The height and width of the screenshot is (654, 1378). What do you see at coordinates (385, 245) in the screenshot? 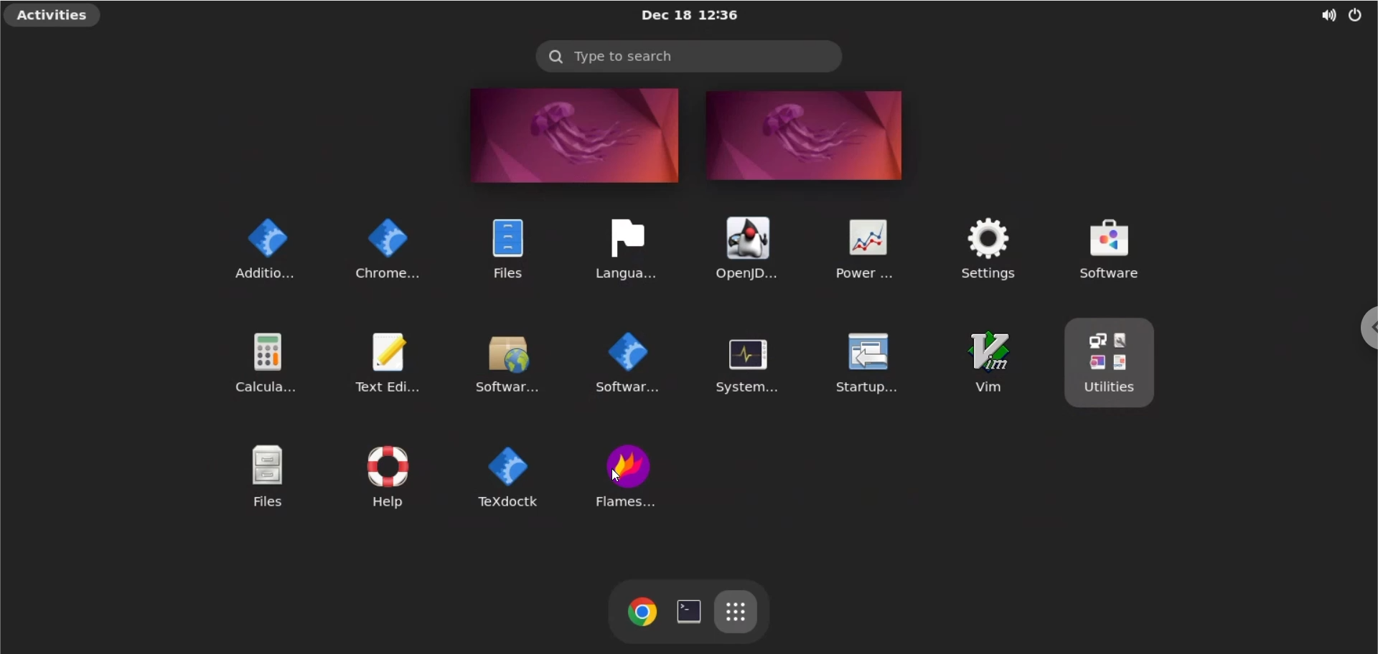
I see `chrome settings` at bounding box center [385, 245].